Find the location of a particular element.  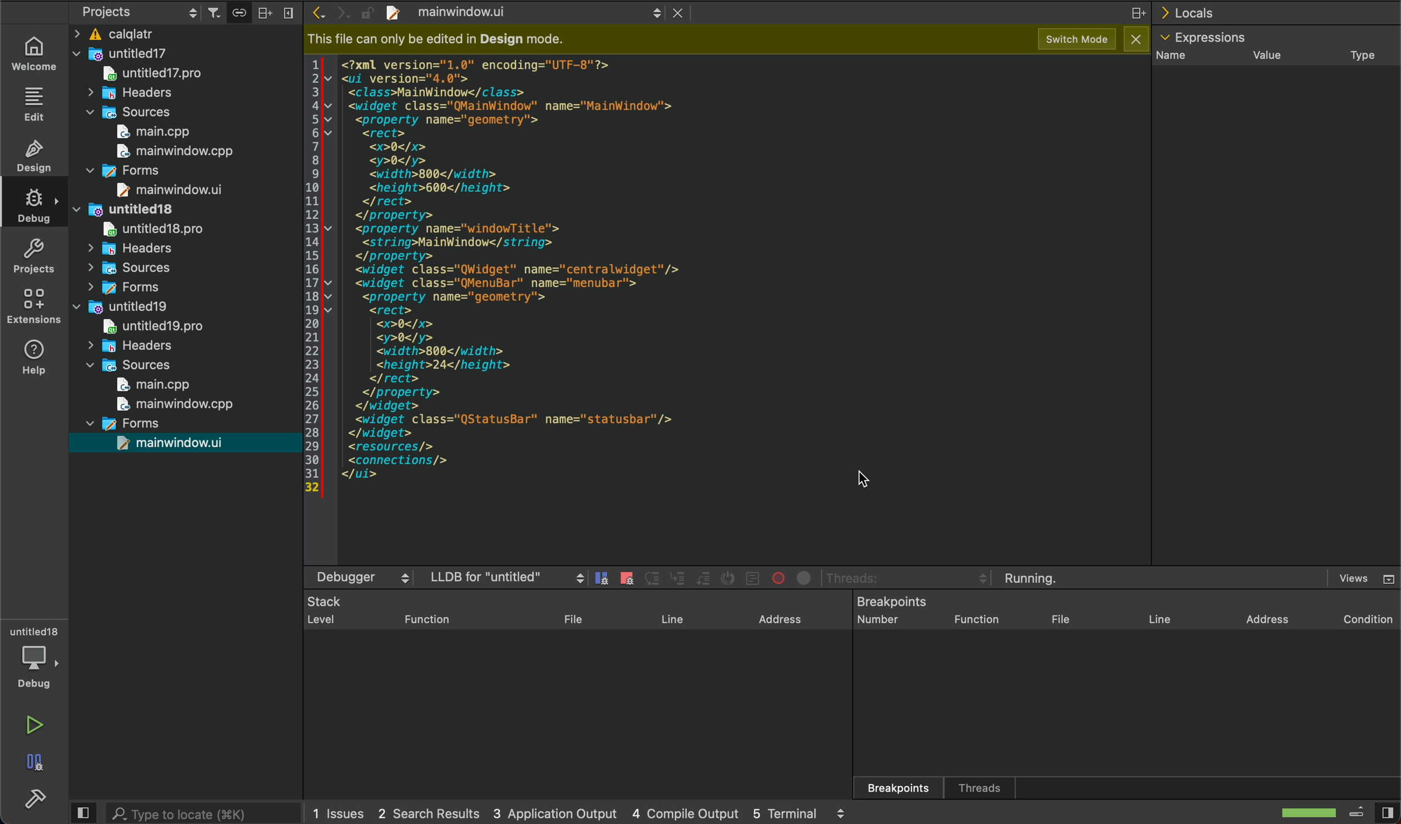

Debugger  is located at coordinates (359, 576).